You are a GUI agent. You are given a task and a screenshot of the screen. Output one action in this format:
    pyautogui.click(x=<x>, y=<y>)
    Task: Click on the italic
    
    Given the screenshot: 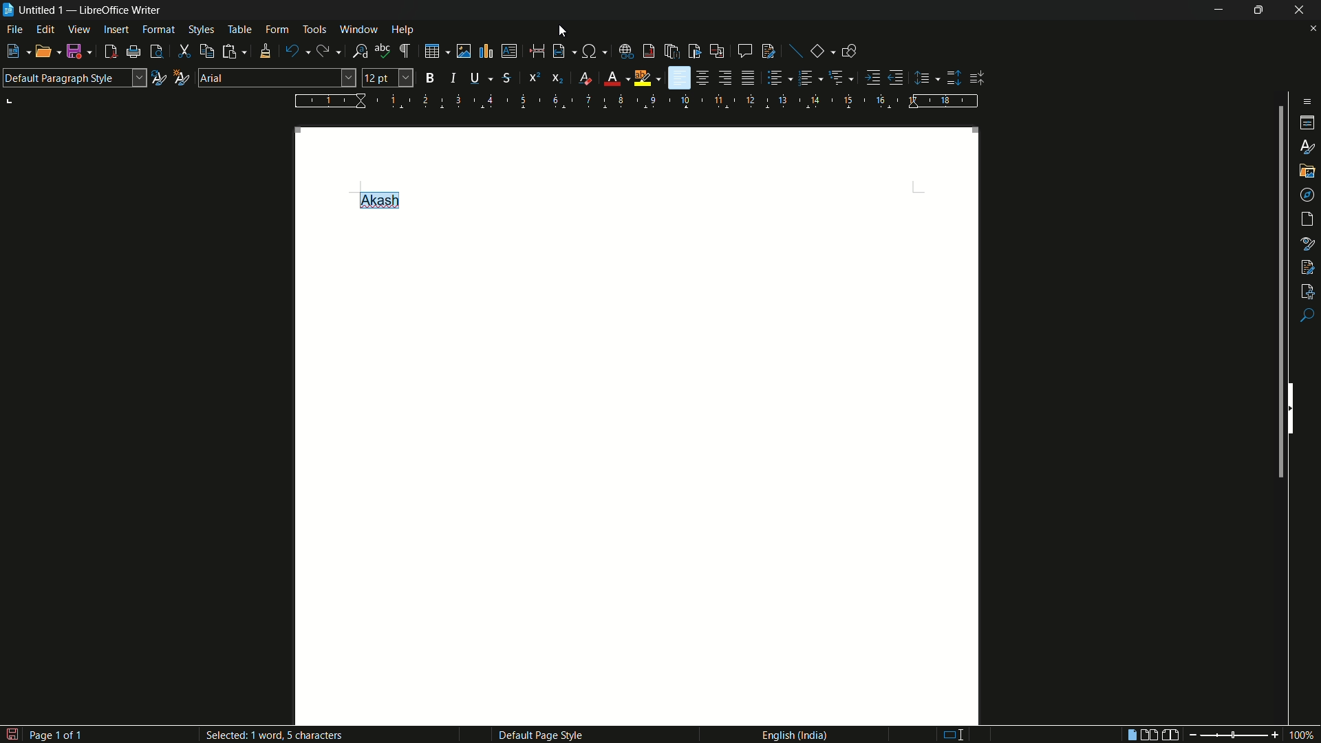 What is the action you would take?
    pyautogui.click(x=457, y=78)
    